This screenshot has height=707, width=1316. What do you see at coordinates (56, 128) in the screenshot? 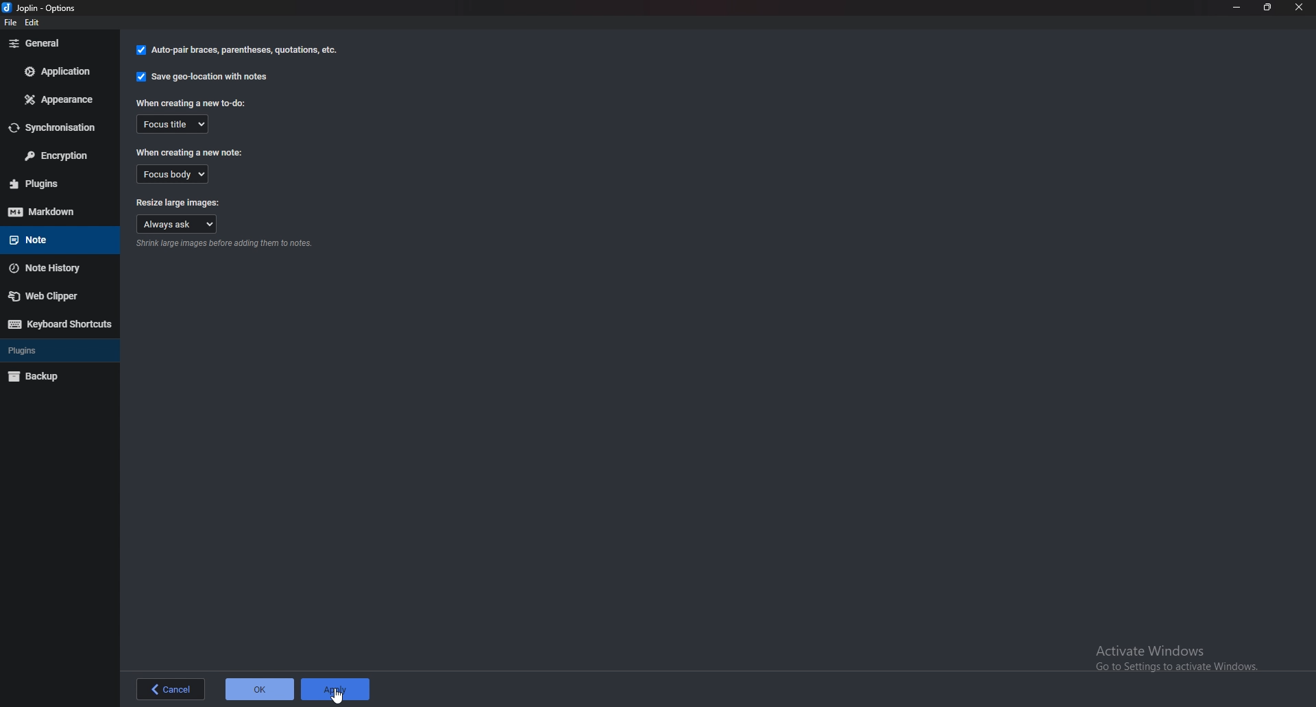
I see `Synchronize` at bounding box center [56, 128].